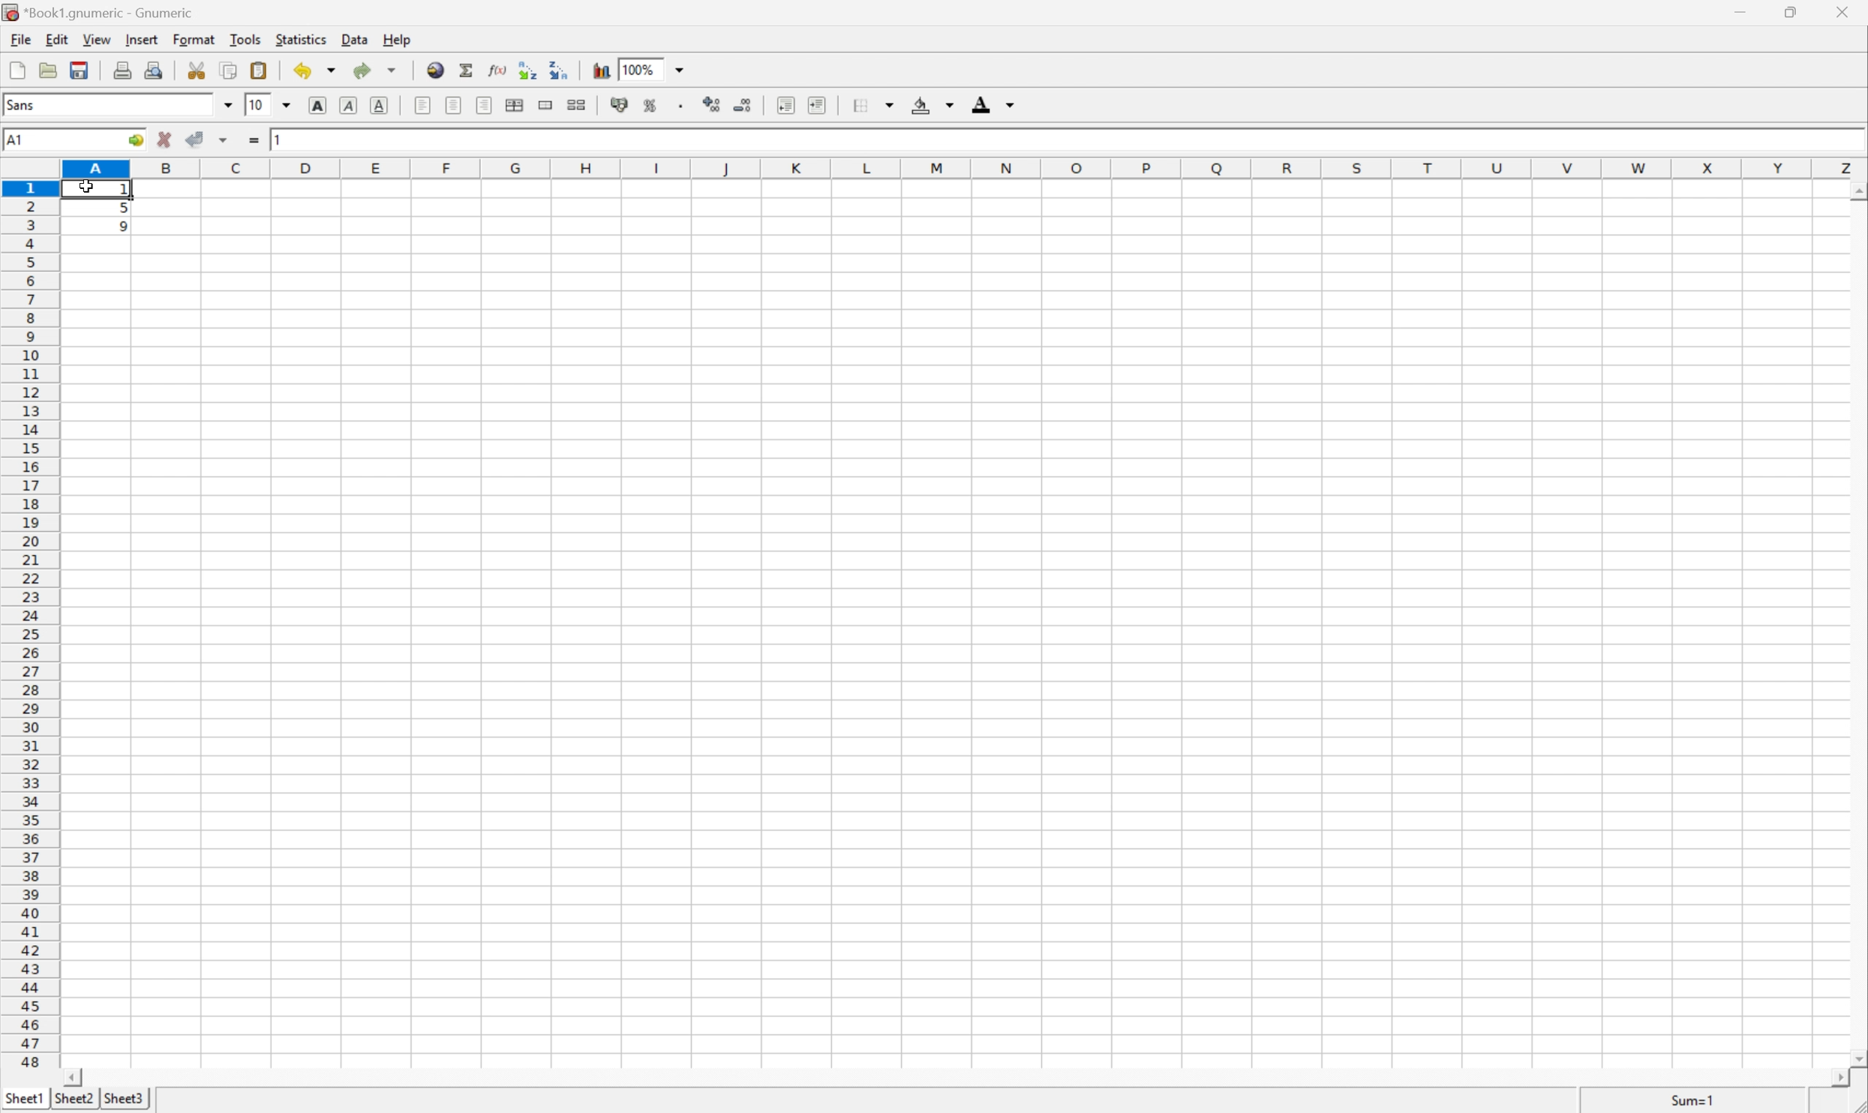 This screenshot has width=1868, height=1113. Describe the element at coordinates (1696, 1103) in the screenshot. I see `sum=1` at that location.